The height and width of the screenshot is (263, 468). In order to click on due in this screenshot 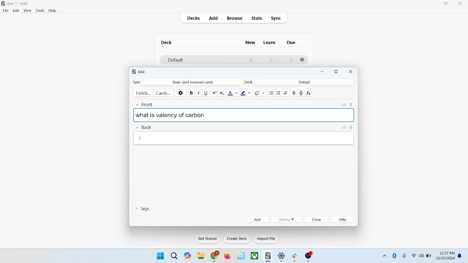, I will do `click(292, 43)`.